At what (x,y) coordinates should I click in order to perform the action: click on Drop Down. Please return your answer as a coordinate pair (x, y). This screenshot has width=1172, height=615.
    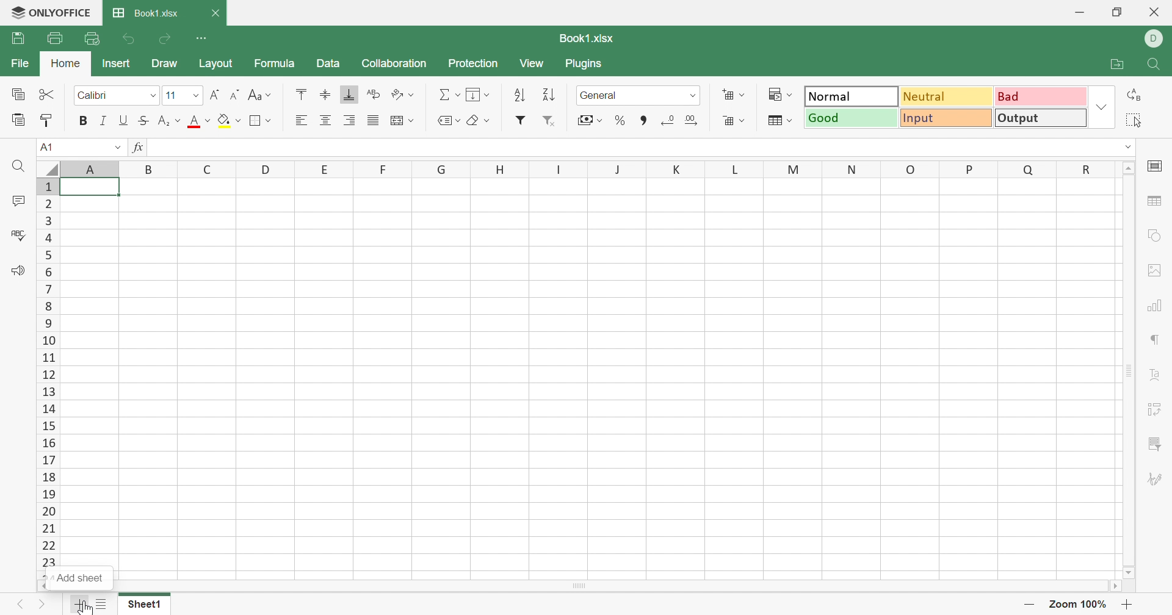
    Looking at the image, I should click on (178, 121).